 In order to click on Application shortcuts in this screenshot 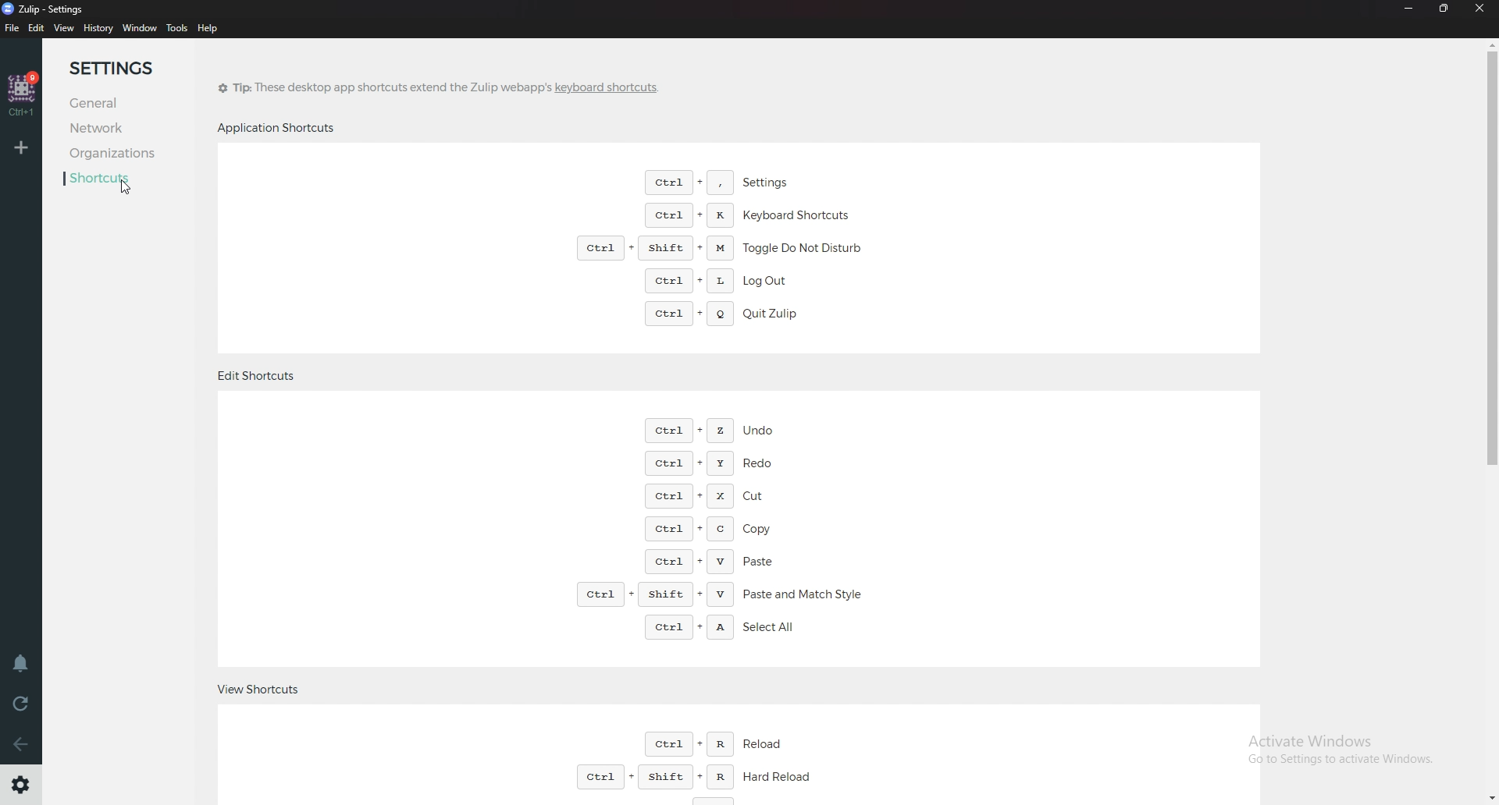, I will do `click(280, 128)`.